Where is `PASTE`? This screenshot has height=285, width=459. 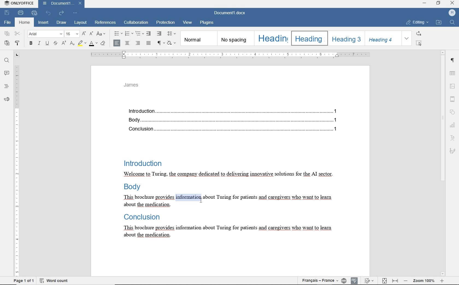 PASTE is located at coordinates (7, 43).